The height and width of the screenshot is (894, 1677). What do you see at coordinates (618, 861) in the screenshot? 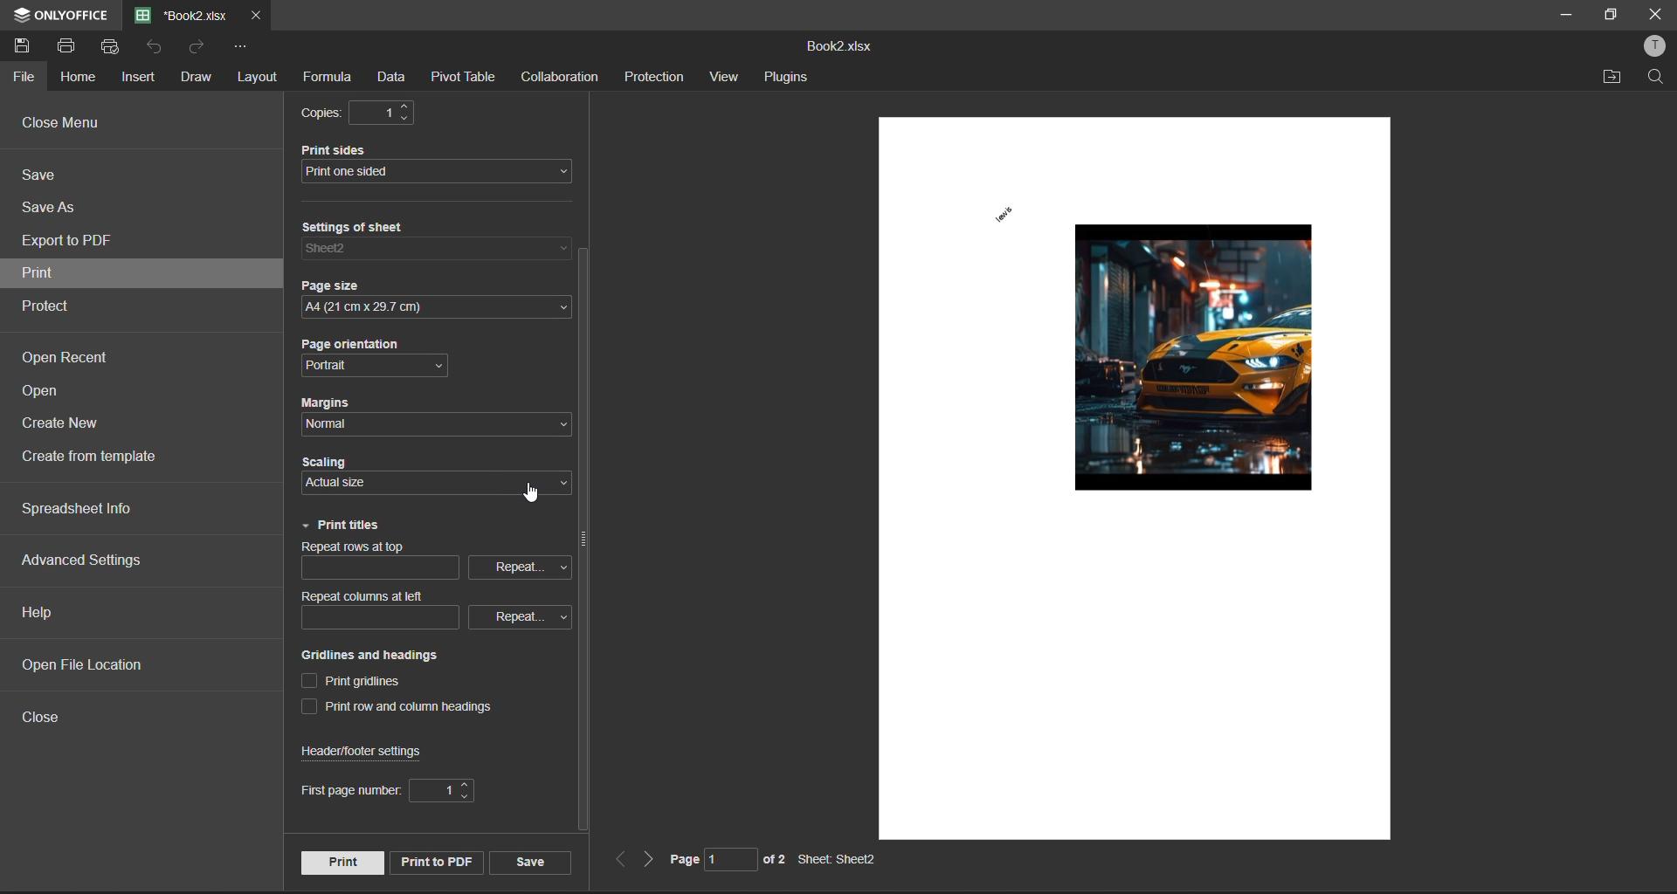
I see `previous page` at bounding box center [618, 861].